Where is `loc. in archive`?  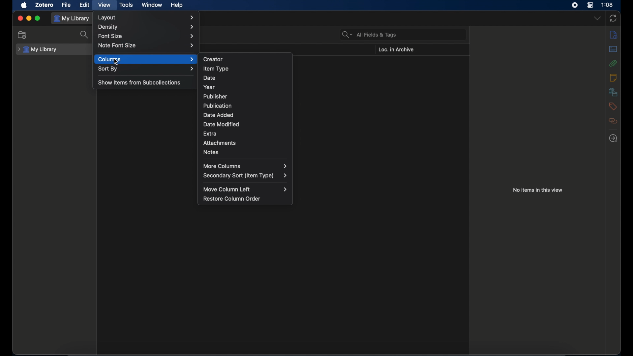
loc. in archive is located at coordinates (396, 50).